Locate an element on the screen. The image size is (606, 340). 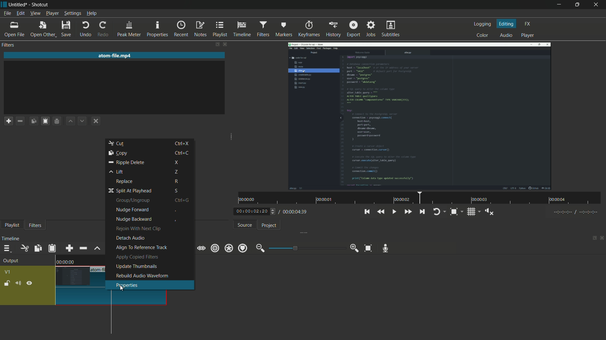
logging is located at coordinates (483, 24).